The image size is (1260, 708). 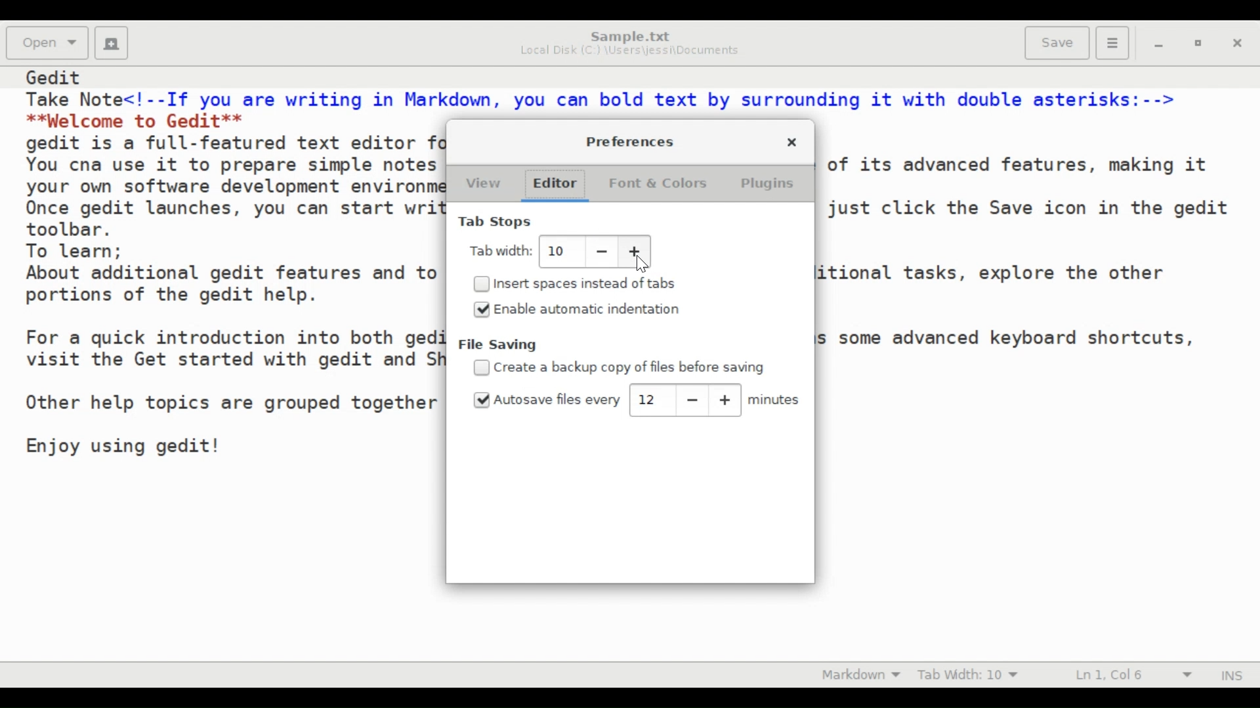 What do you see at coordinates (581, 284) in the screenshot?
I see `(un)select Insert spaces instead o tabs` at bounding box center [581, 284].